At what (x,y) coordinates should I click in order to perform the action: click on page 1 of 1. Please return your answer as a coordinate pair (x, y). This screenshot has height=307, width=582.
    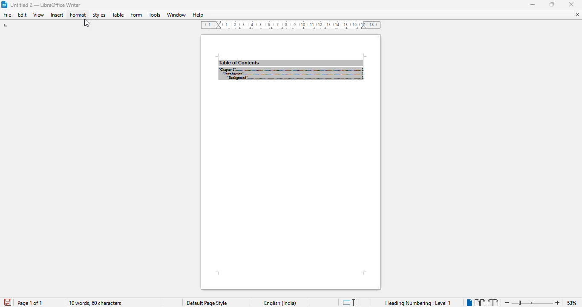
    Looking at the image, I should click on (30, 303).